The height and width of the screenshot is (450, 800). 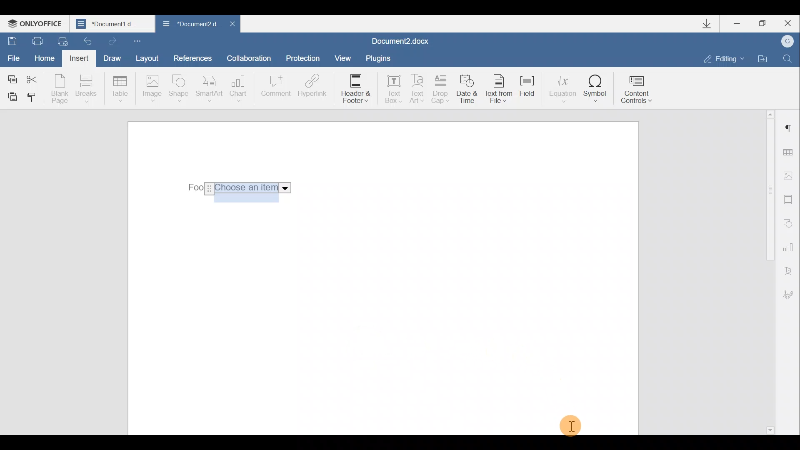 I want to click on Account name, so click(x=785, y=42).